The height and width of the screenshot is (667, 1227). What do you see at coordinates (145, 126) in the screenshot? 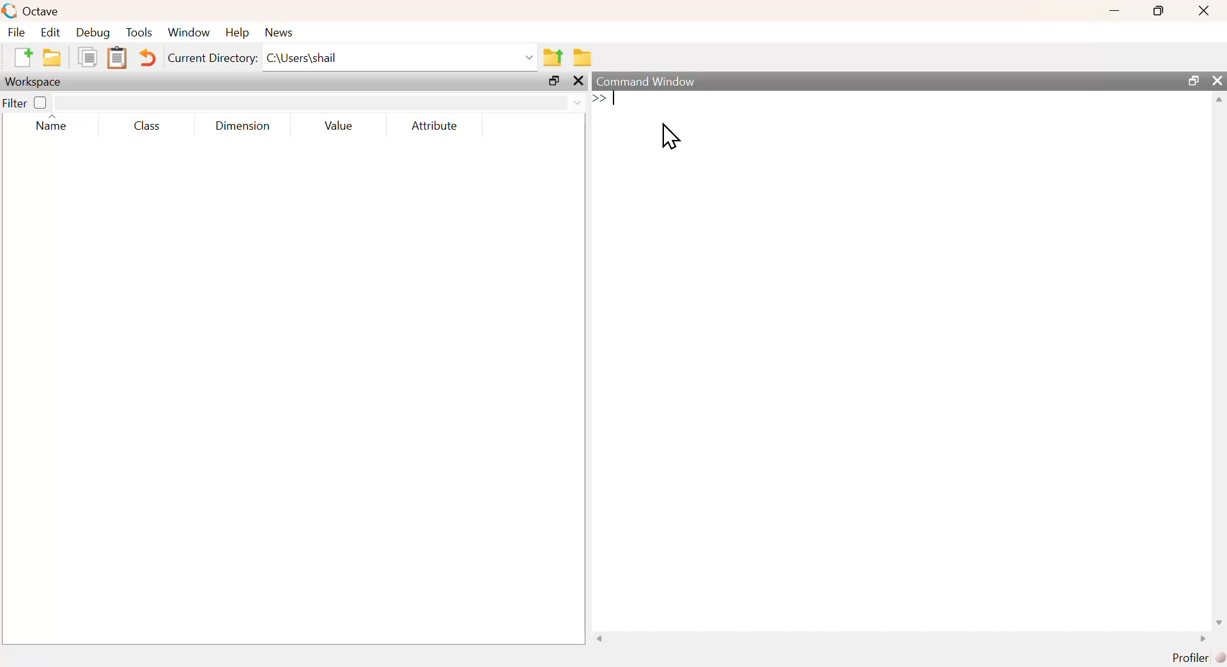
I see `class` at bounding box center [145, 126].